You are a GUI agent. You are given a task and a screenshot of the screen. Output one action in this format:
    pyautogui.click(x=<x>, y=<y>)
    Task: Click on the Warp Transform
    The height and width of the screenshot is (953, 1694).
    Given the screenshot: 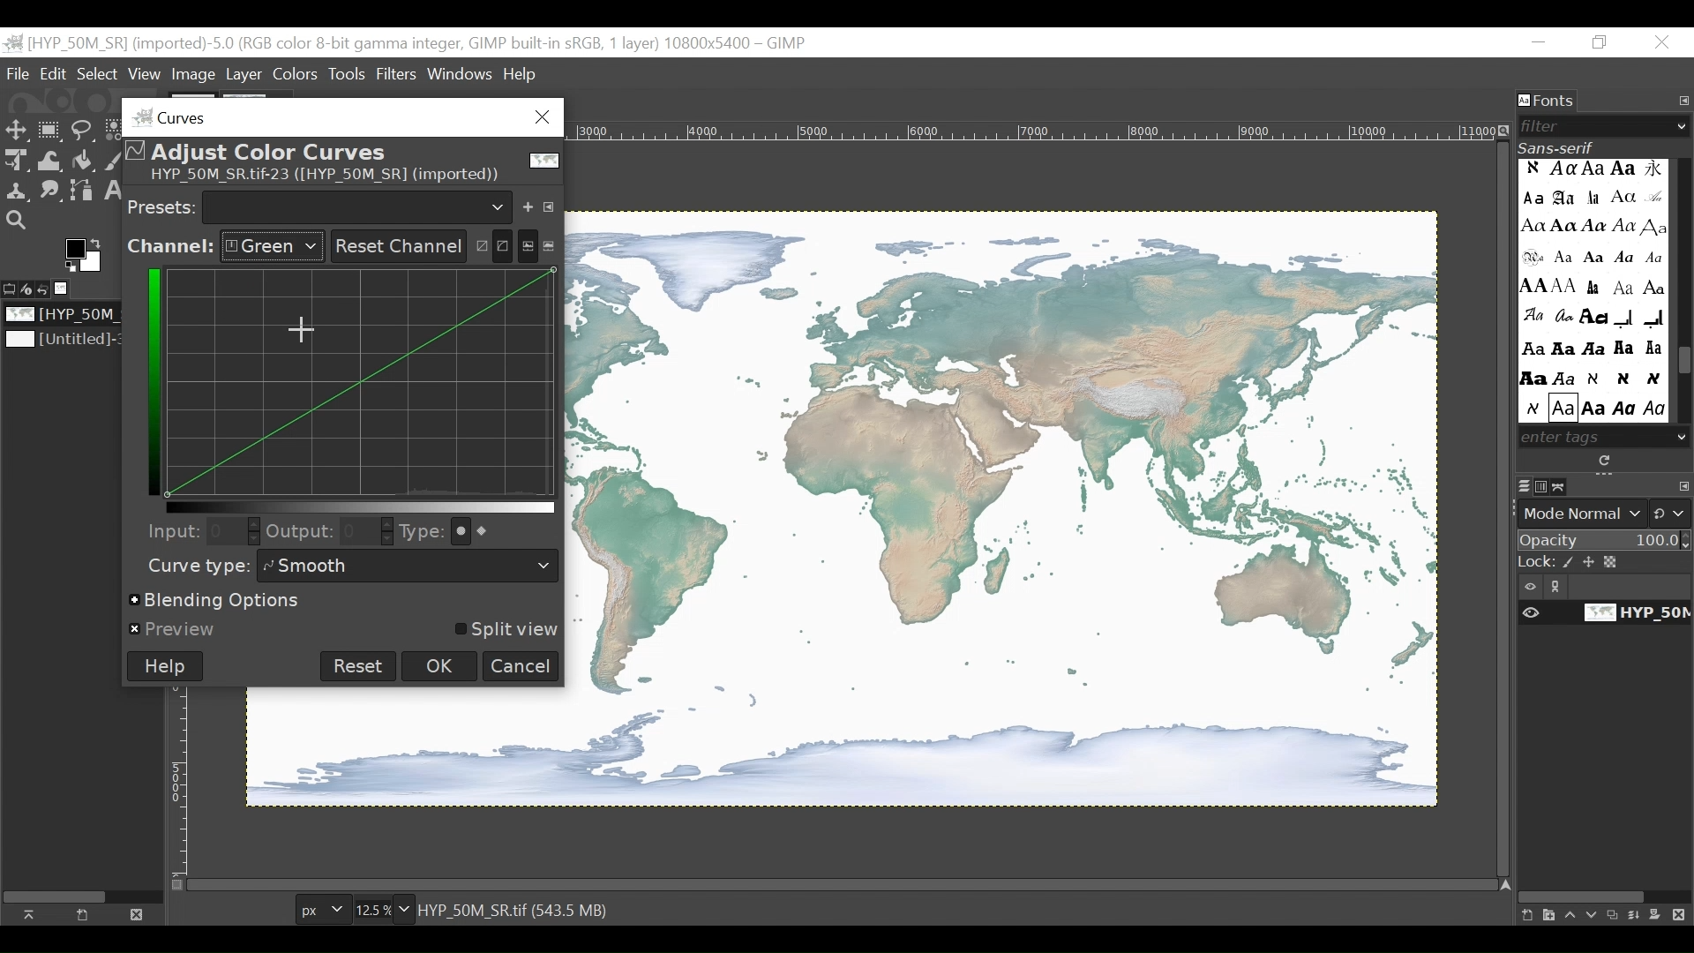 What is the action you would take?
    pyautogui.click(x=51, y=161)
    